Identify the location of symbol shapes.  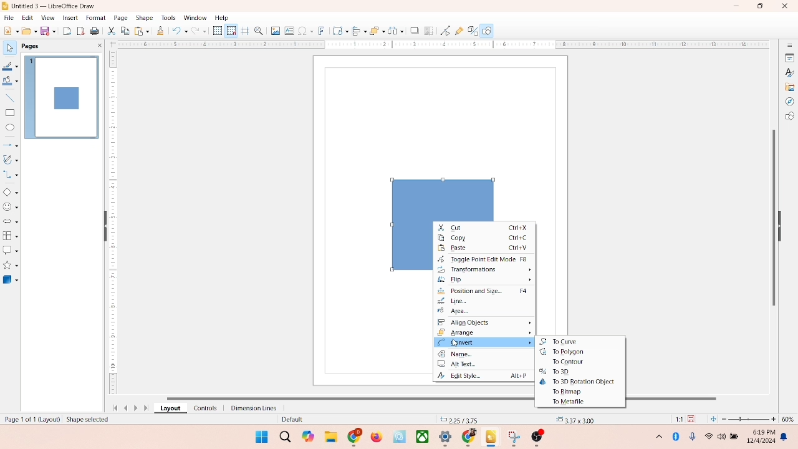
(11, 207).